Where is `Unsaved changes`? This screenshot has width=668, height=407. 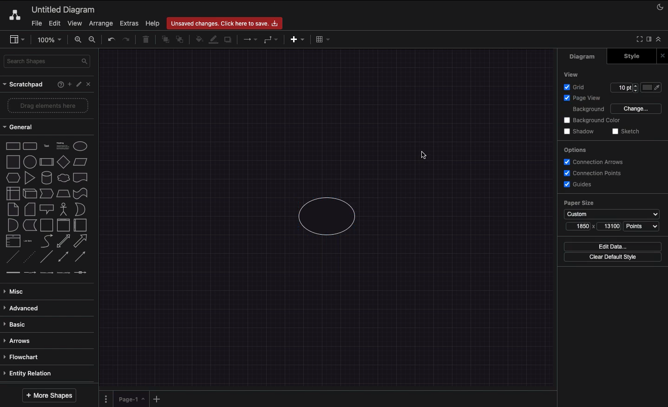 Unsaved changes is located at coordinates (226, 22).